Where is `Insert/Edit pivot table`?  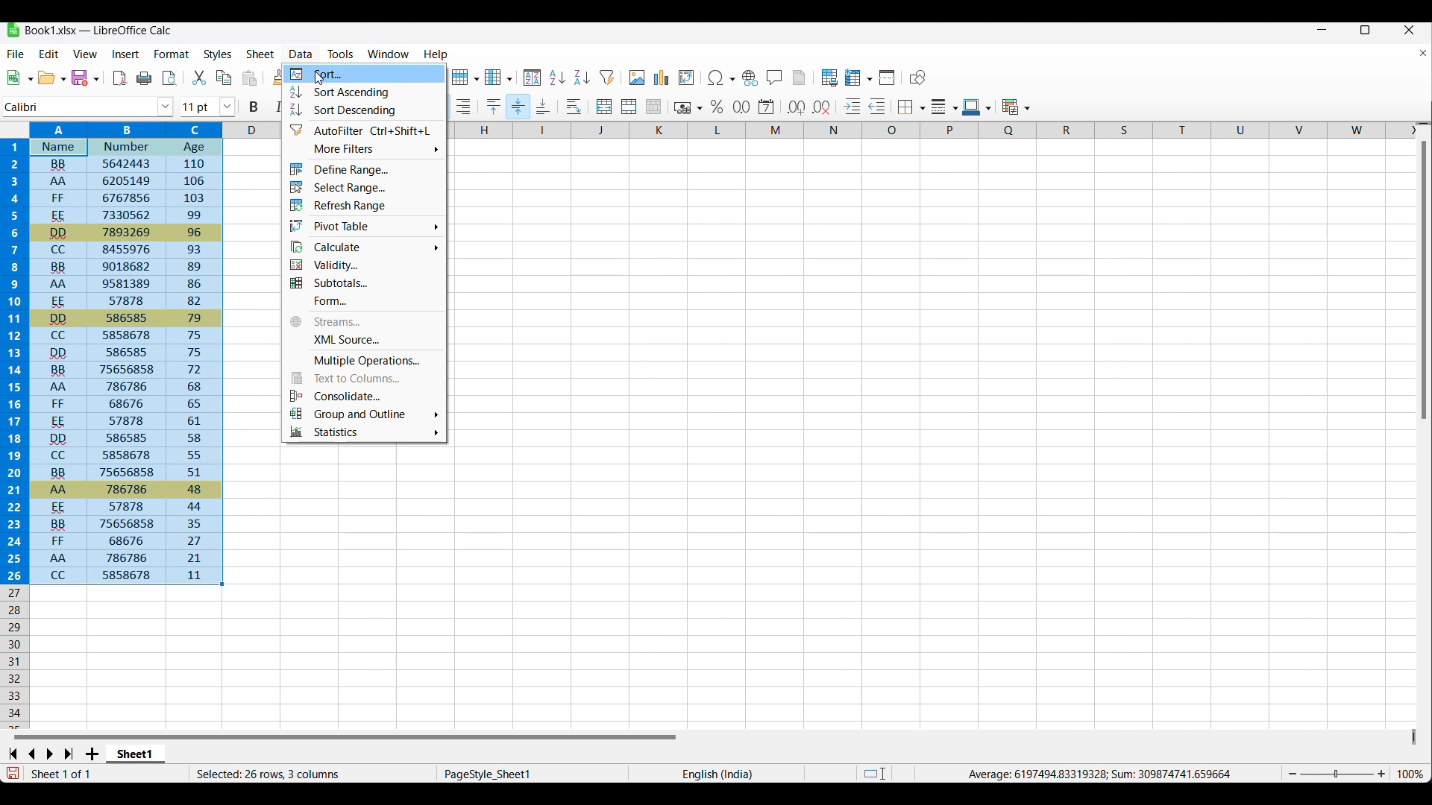 Insert/Edit pivot table is located at coordinates (686, 78).